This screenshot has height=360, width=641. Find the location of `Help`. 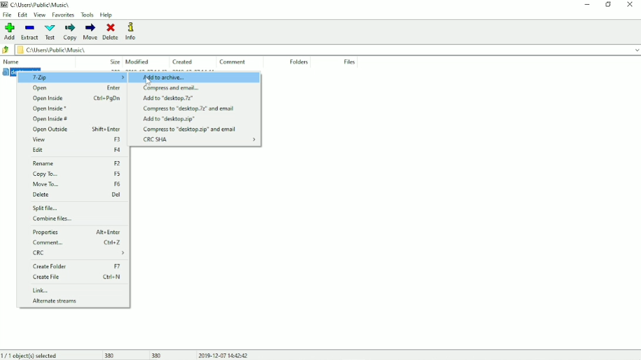

Help is located at coordinates (107, 15).